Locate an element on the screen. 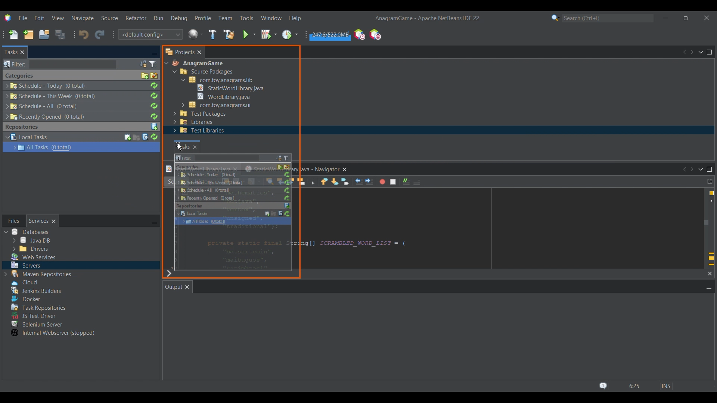 Image resolution: width=717 pixels, height=403 pixels. Globe icon is located at coordinates (196, 34).